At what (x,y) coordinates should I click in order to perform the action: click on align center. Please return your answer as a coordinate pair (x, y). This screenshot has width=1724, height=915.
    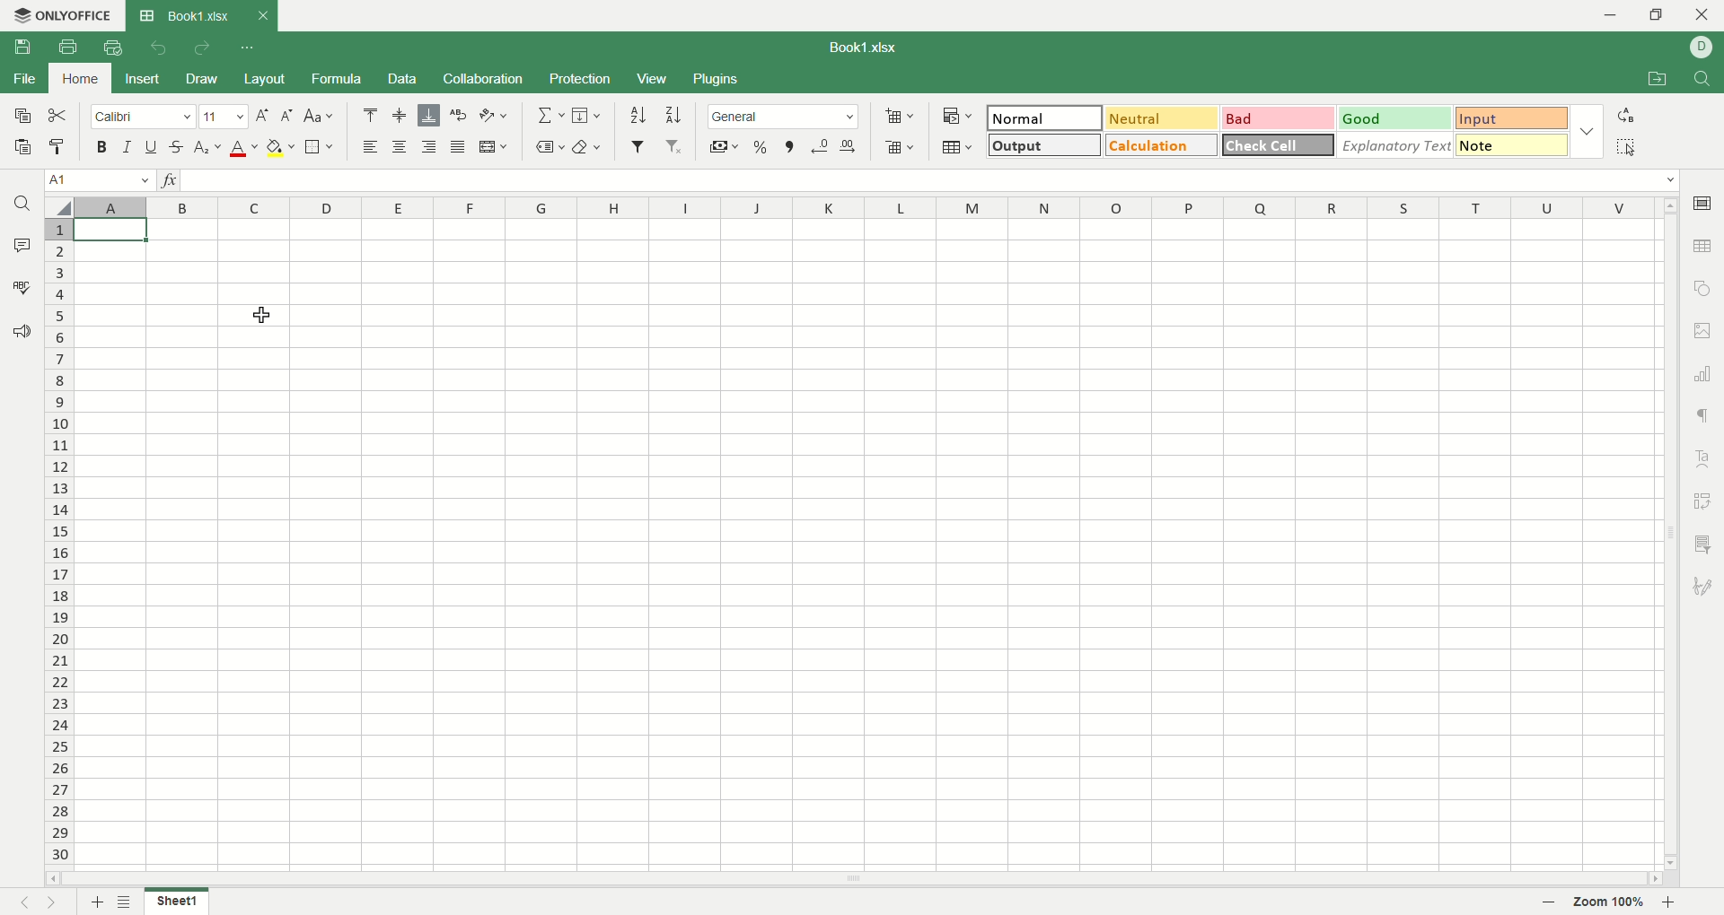
    Looking at the image, I should click on (400, 116).